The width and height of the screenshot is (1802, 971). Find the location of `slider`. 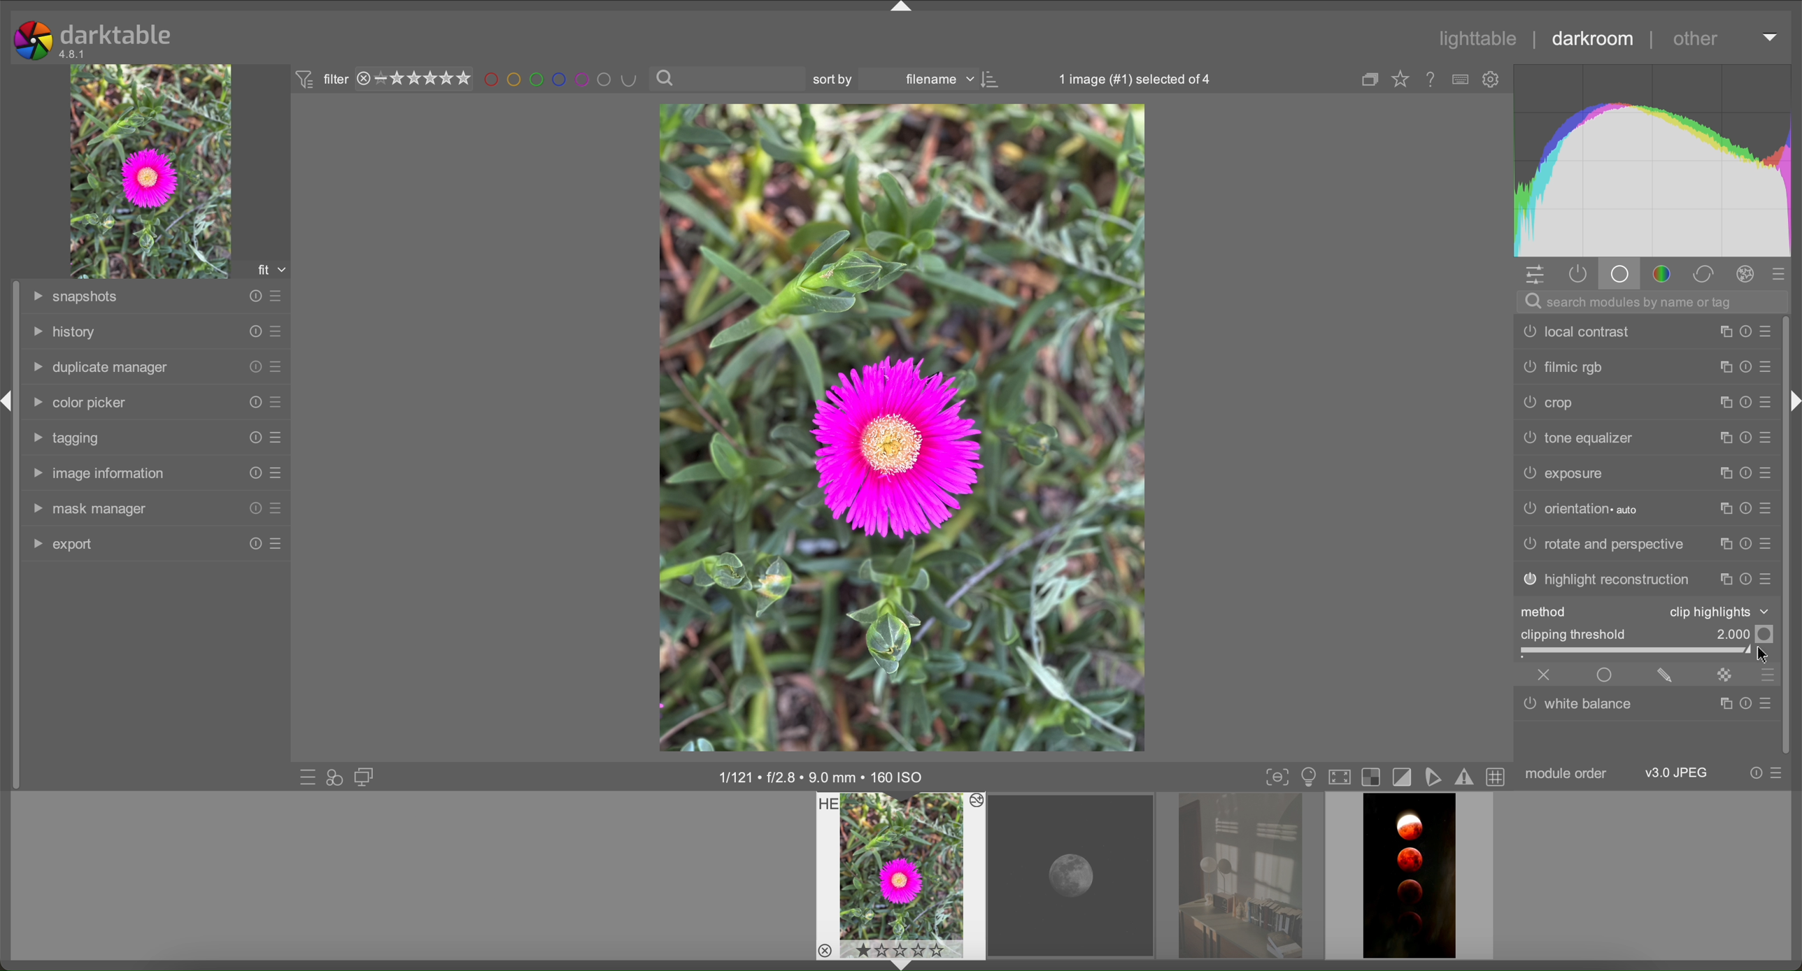

slider is located at coordinates (1650, 652).